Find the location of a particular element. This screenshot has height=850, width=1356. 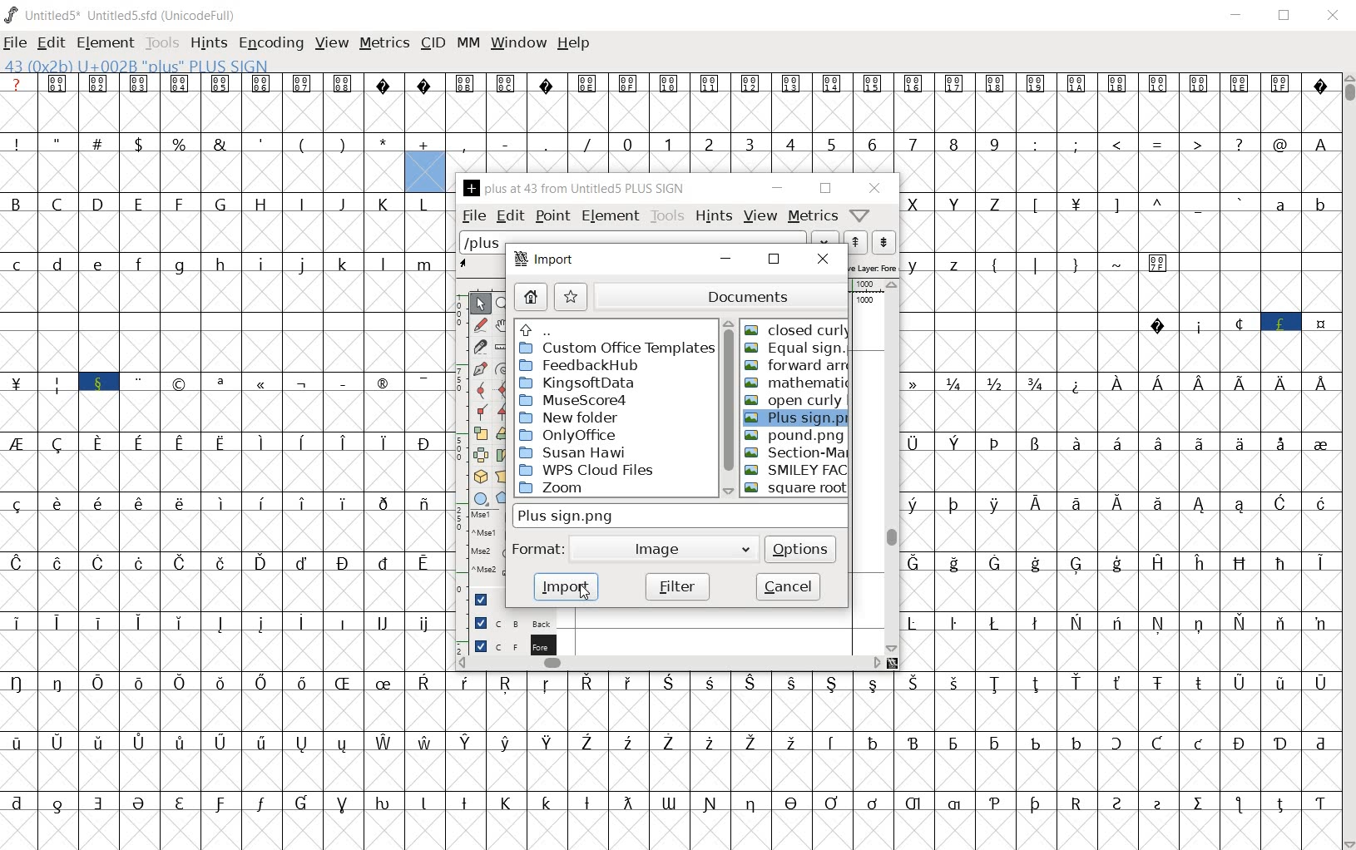

active layer is located at coordinates (872, 266).